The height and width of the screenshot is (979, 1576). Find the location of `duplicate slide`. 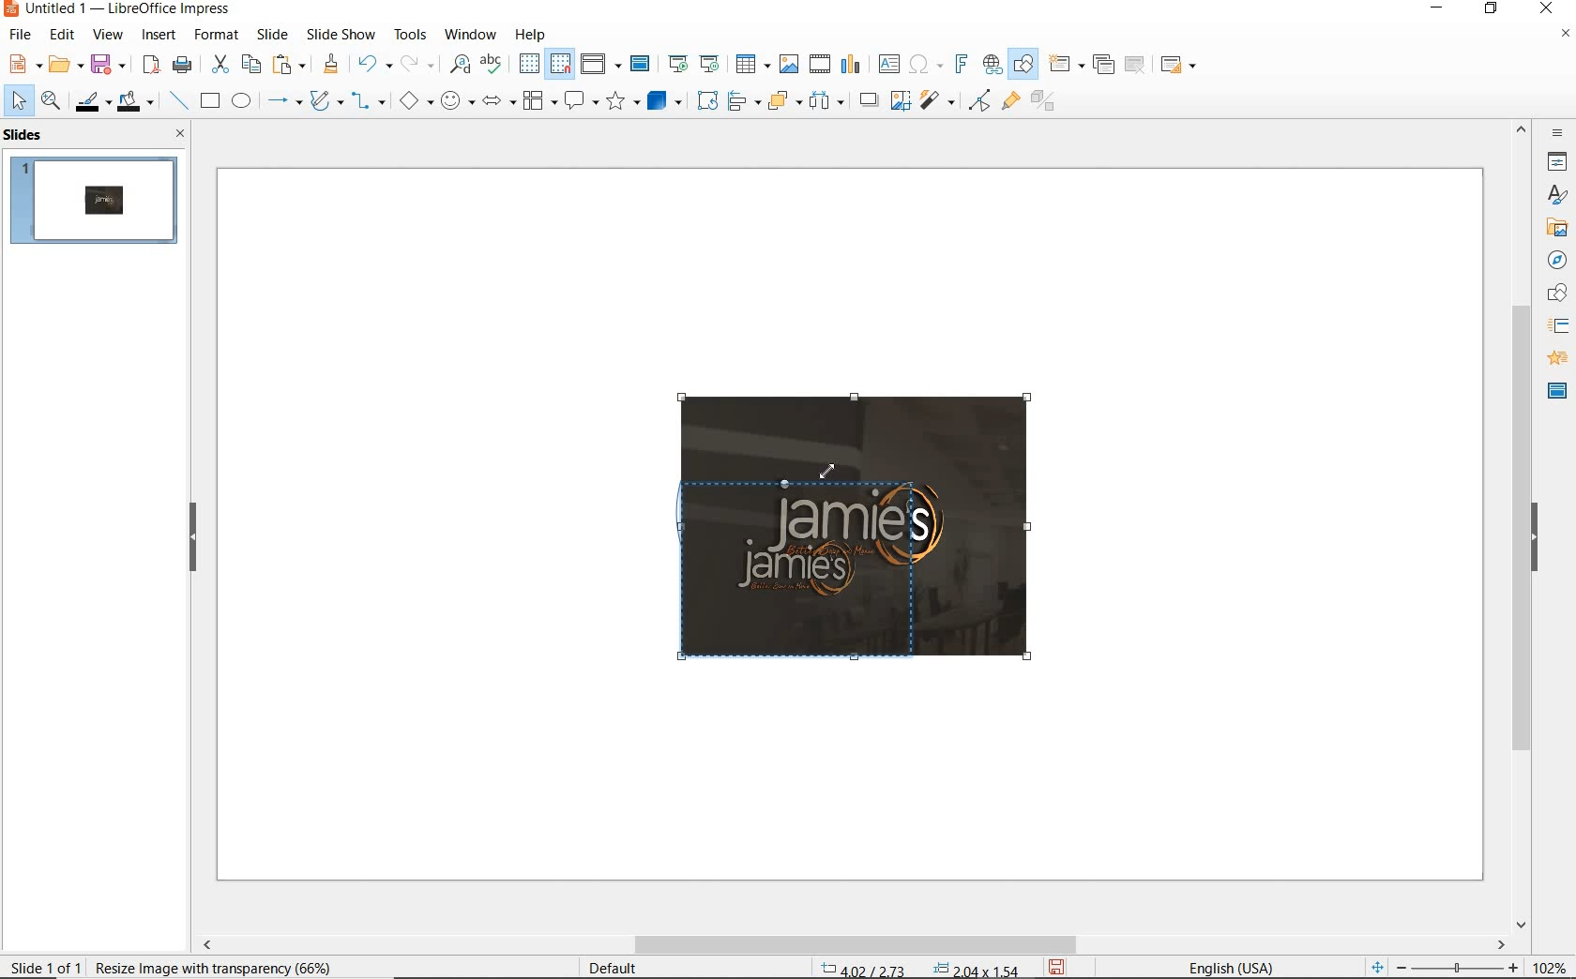

duplicate slide is located at coordinates (1103, 65).